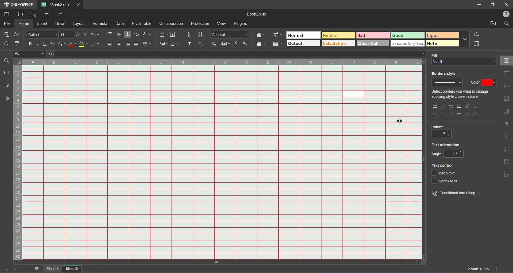 Image resolution: width=513 pixels, height=273 pixels. Describe the element at coordinates (476, 45) in the screenshot. I see `select cell` at that location.